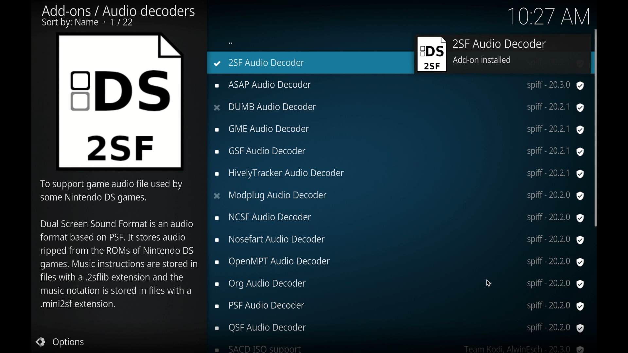  Describe the element at coordinates (400, 174) in the screenshot. I see `hively tracker` at that location.